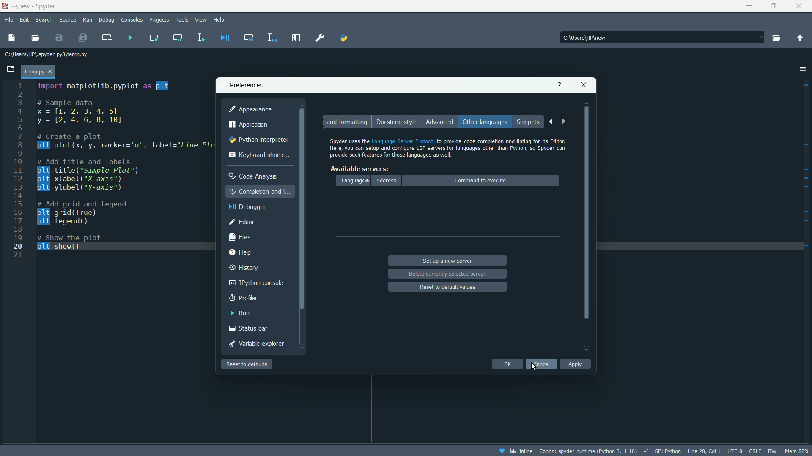 This screenshot has height=456, width=812. What do you see at coordinates (41, 6) in the screenshot?
I see `~\new - Spyder` at bounding box center [41, 6].